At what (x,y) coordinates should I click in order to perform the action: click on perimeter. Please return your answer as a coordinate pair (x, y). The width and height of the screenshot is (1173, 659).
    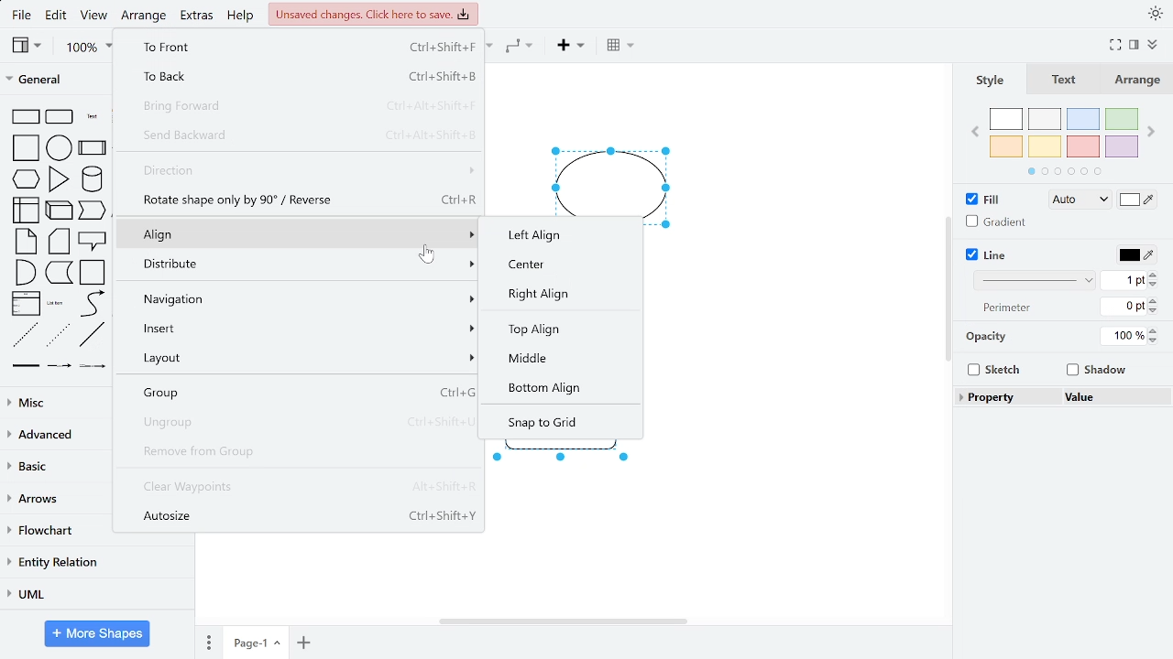
    Looking at the image, I should click on (1008, 308).